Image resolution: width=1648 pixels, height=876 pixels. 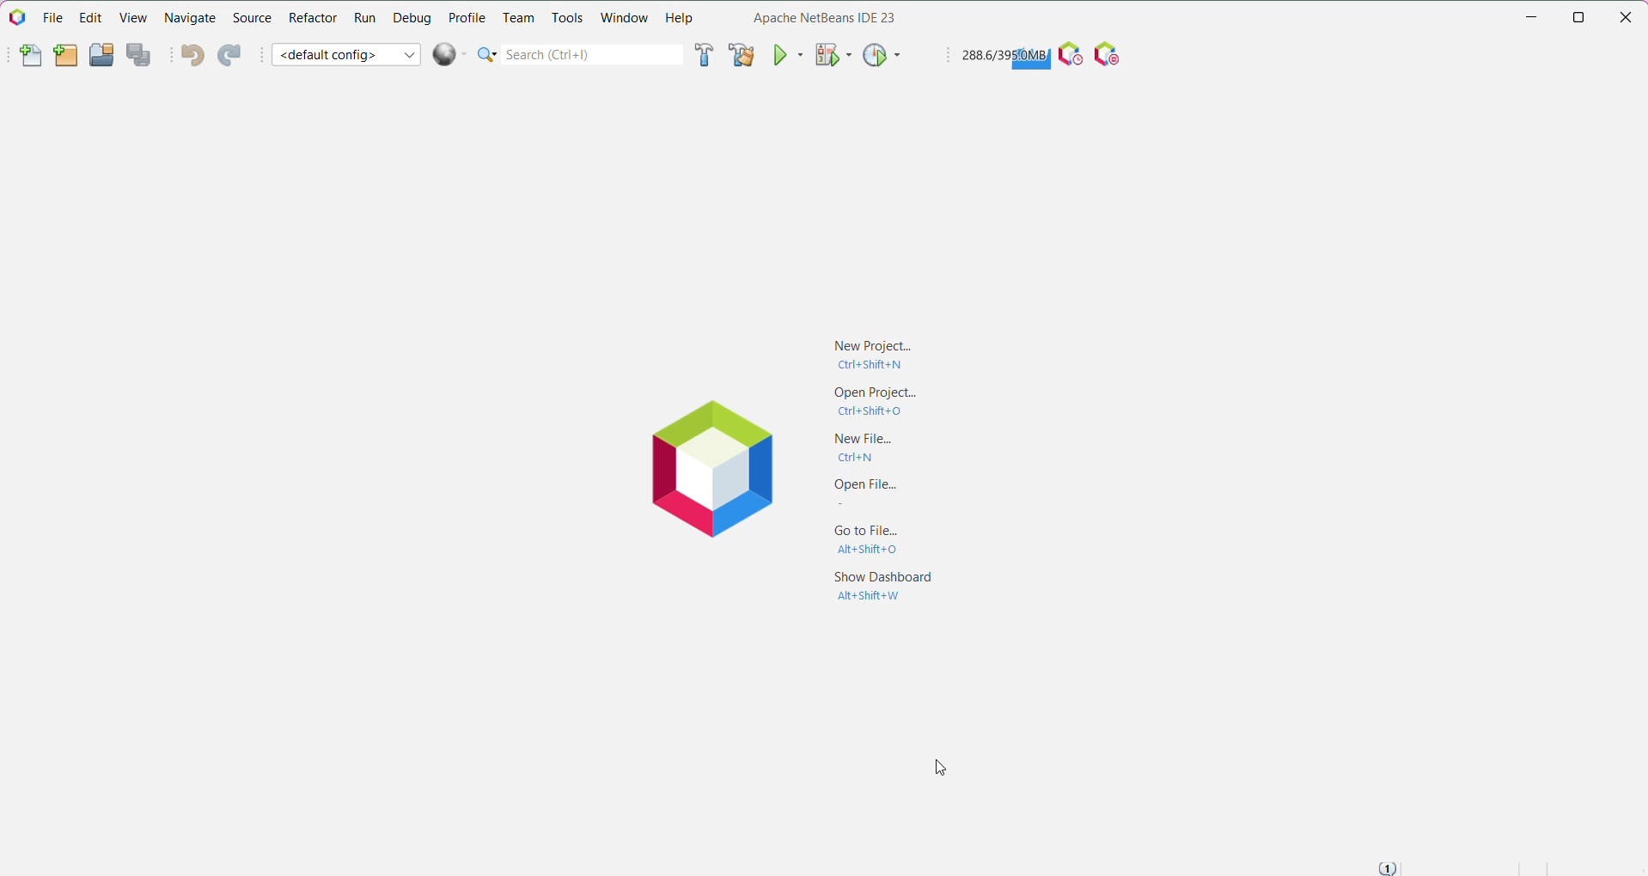 I want to click on Tools, so click(x=566, y=19).